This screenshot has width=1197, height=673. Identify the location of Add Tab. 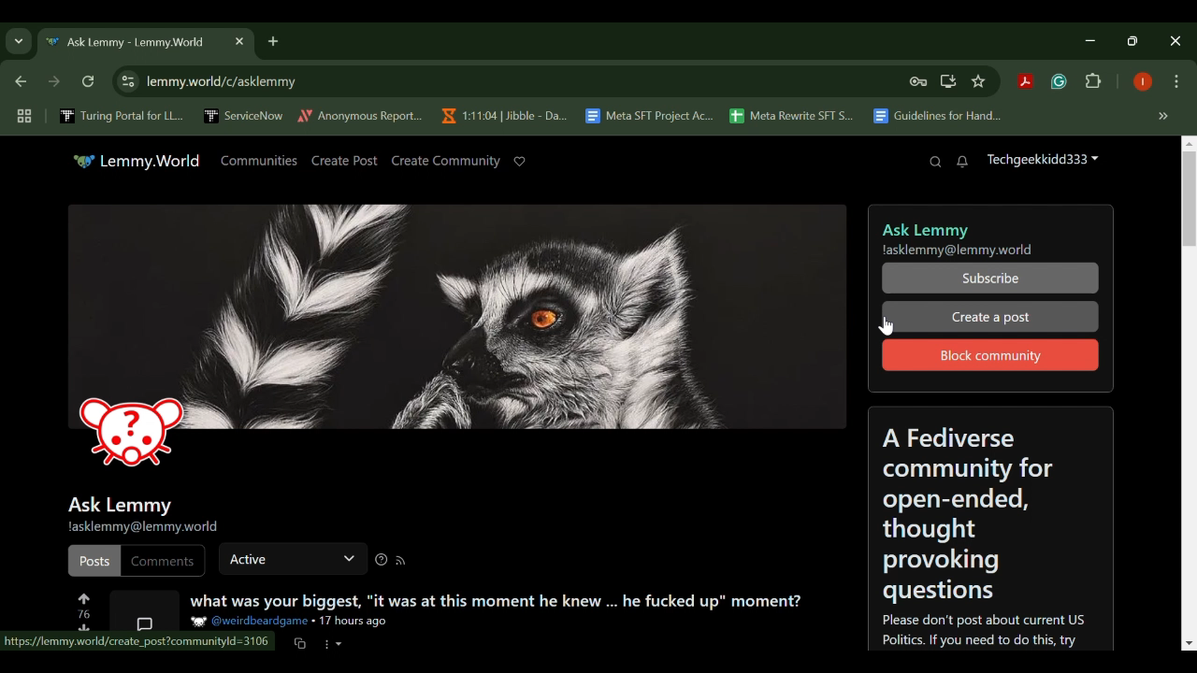
(272, 40).